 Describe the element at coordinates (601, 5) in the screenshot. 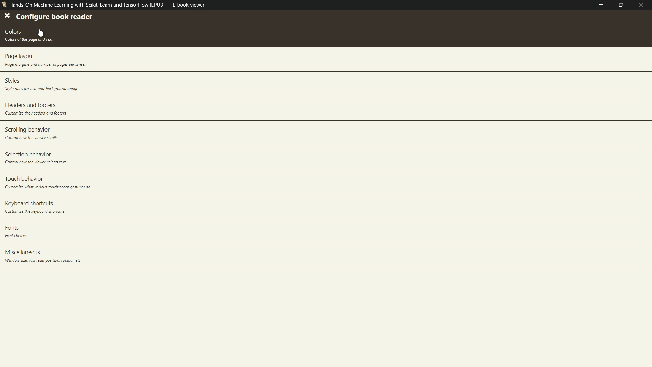

I see `minimize` at that location.